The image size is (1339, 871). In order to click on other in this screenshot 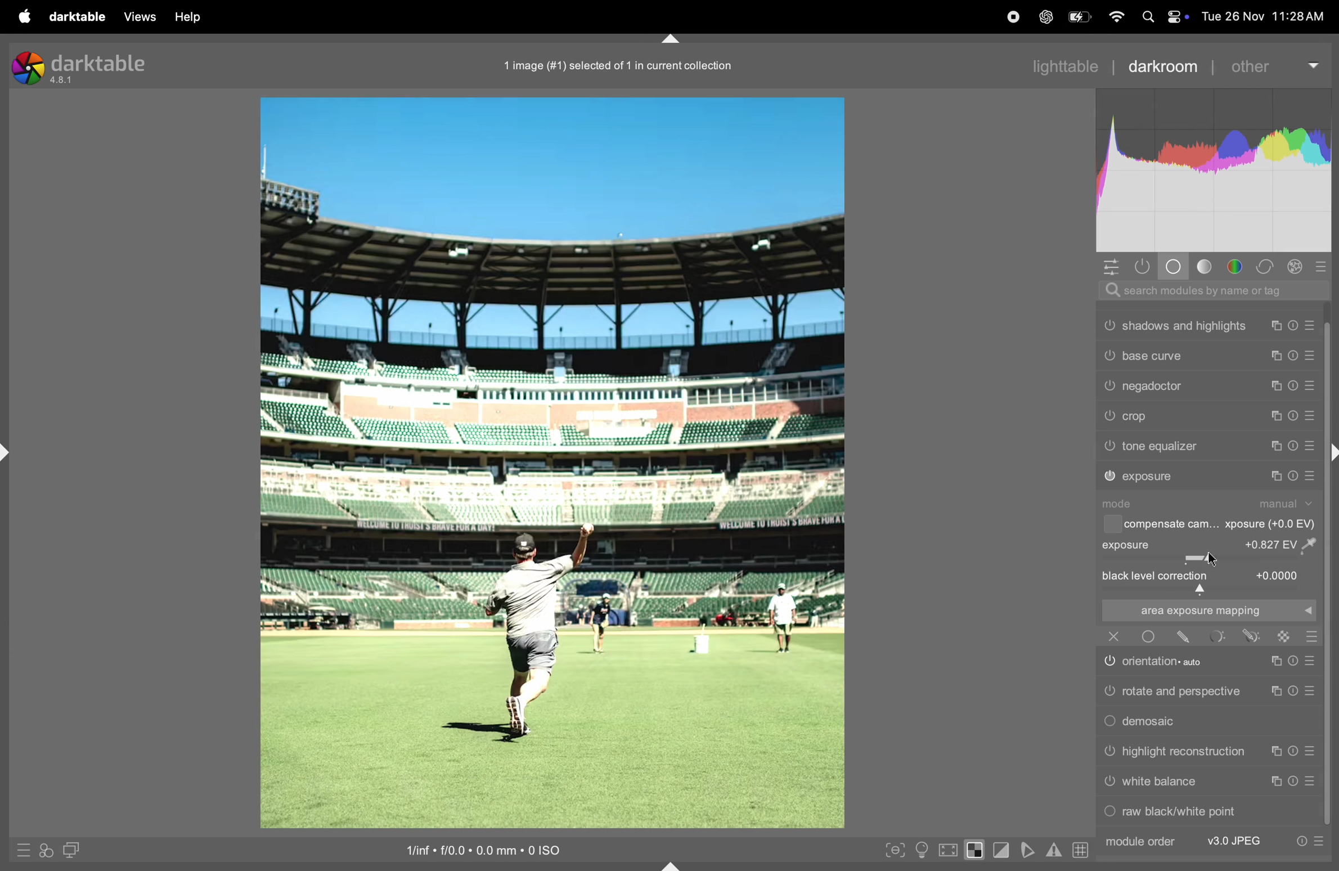, I will do `click(1266, 66)`.